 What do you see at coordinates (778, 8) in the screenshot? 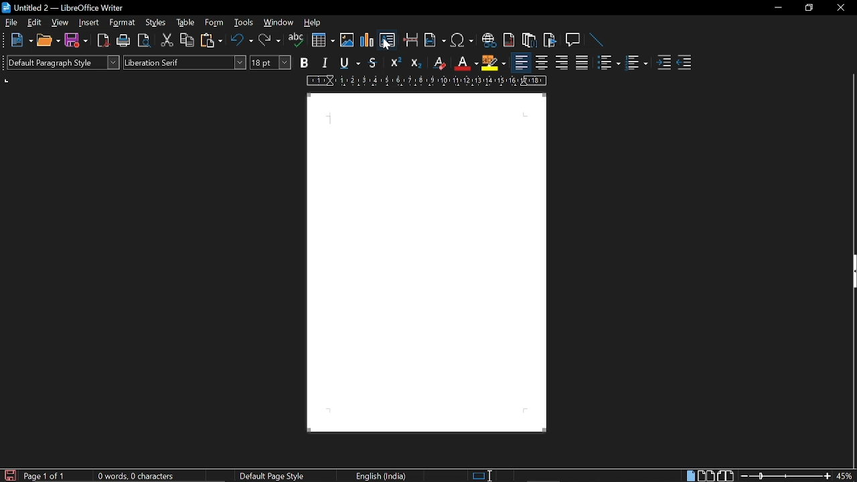
I see `minimize` at bounding box center [778, 8].